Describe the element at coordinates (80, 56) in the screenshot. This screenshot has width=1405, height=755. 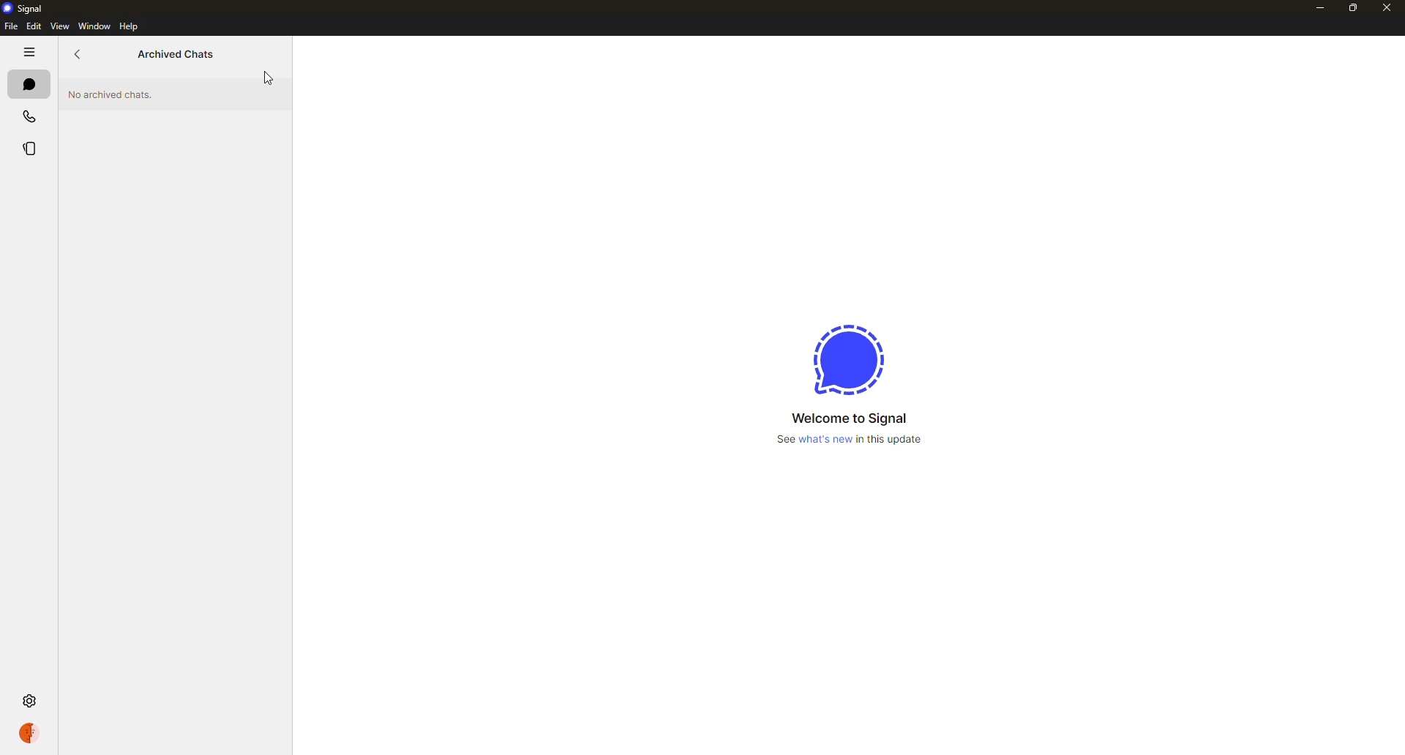
I see `back` at that location.